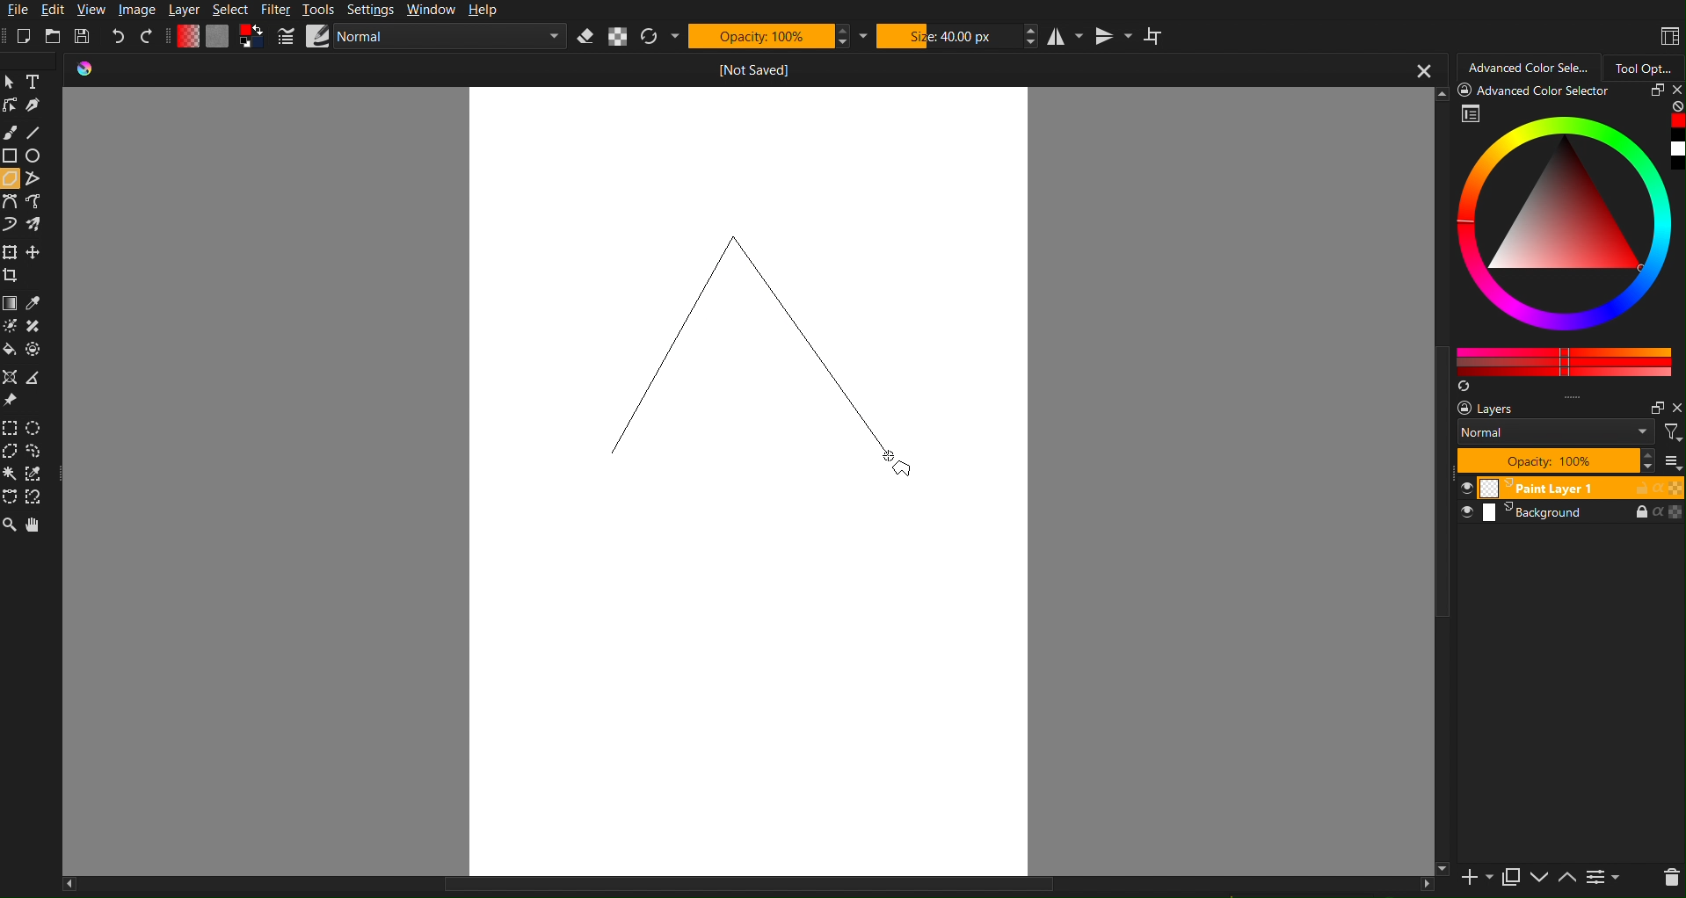 This screenshot has width=1686, height=898. What do you see at coordinates (34, 324) in the screenshot?
I see `smart patch tool` at bounding box center [34, 324].